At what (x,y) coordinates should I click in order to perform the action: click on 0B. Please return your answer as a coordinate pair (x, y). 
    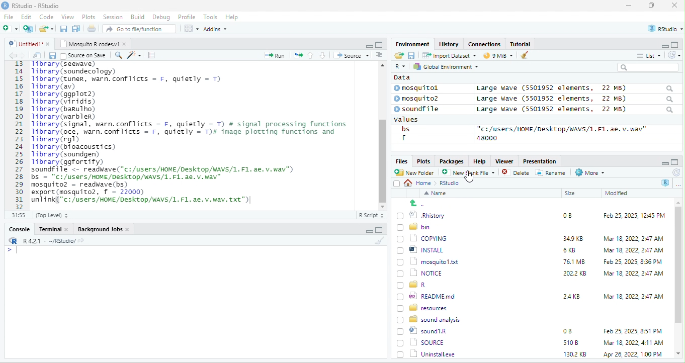
    Looking at the image, I should click on (564, 214).